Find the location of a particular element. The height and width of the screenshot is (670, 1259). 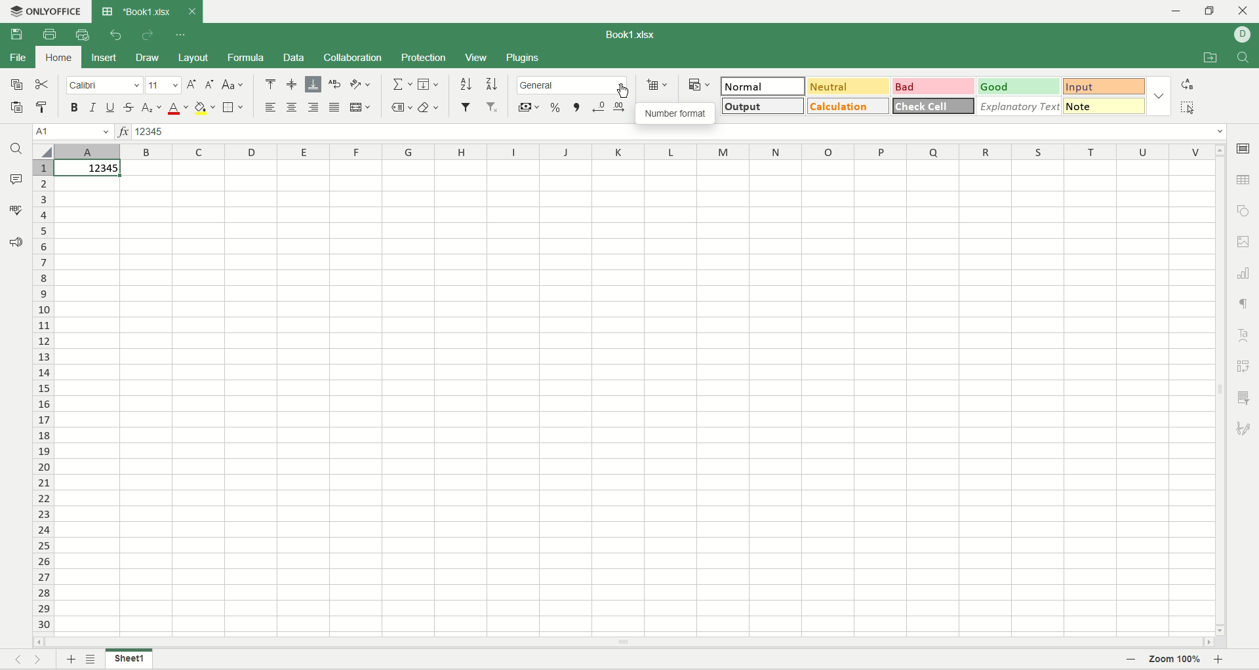

table settings is located at coordinates (1246, 180).